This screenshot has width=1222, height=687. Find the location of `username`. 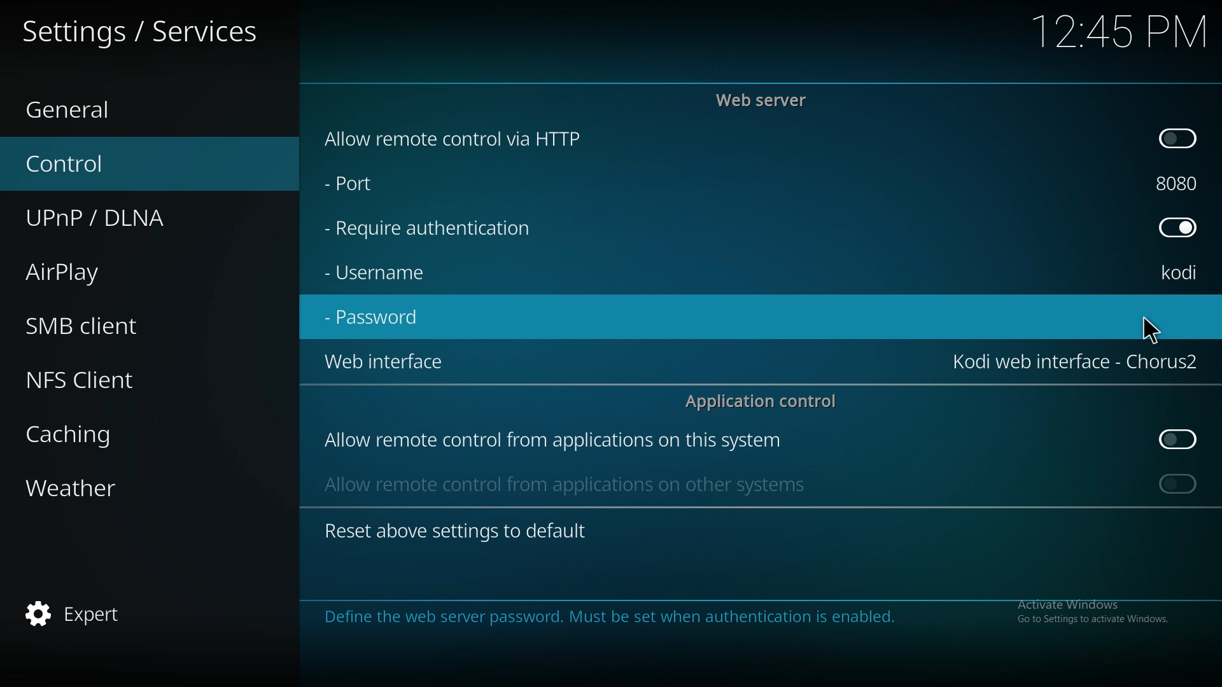

username is located at coordinates (377, 273).